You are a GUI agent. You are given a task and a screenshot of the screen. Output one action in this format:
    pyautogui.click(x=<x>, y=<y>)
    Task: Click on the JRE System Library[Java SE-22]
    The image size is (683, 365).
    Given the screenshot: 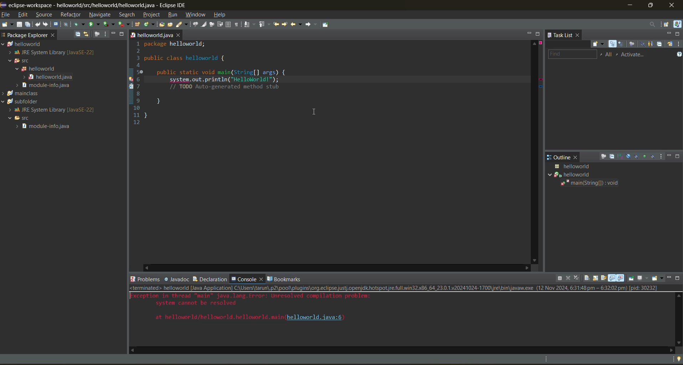 What is the action you would take?
    pyautogui.click(x=49, y=109)
    